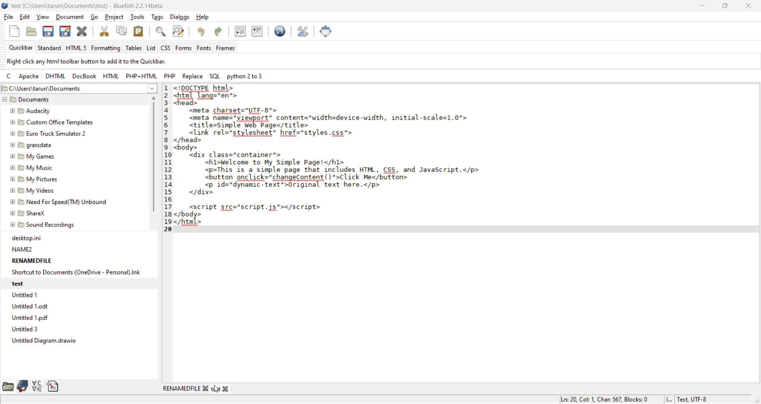  What do you see at coordinates (23, 248) in the screenshot?
I see `NAME2` at bounding box center [23, 248].